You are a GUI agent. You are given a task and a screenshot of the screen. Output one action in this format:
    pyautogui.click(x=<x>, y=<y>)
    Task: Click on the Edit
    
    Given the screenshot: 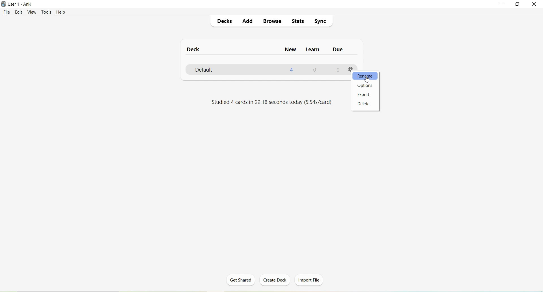 What is the action you would take?
    pyautogui.click(x=18, y=12)
    